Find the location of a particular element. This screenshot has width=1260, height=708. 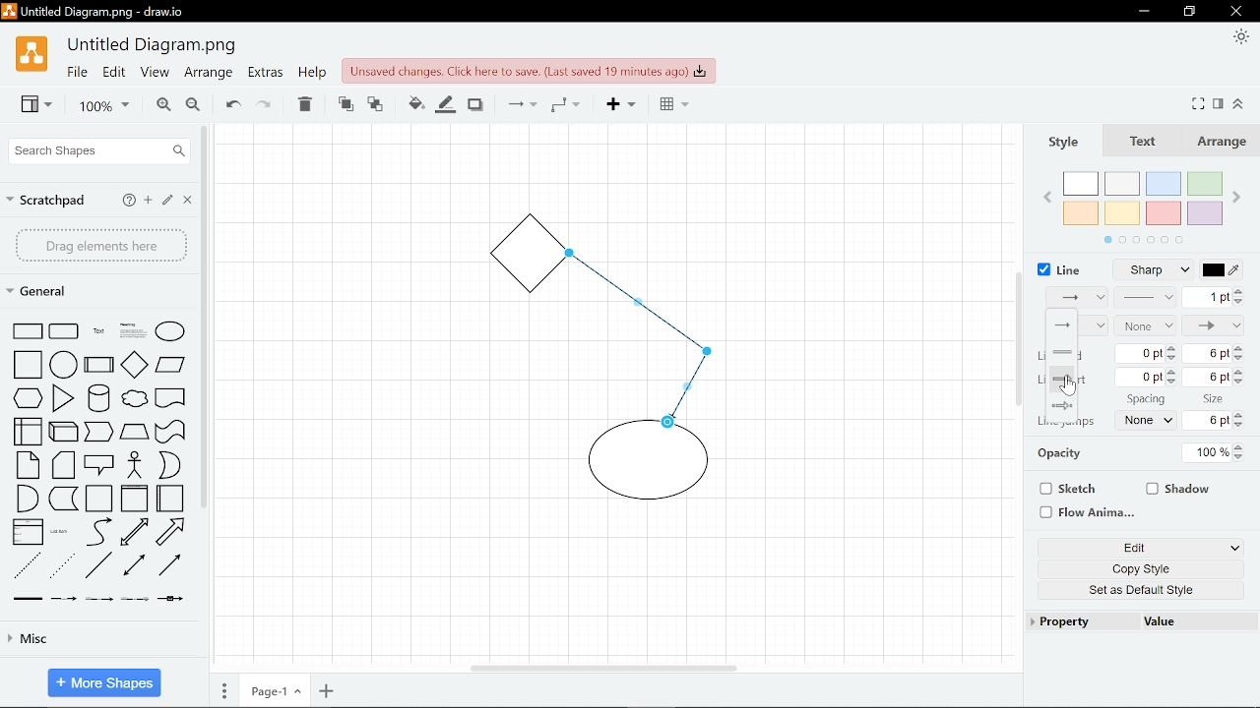

Sharp is located at coordinates (1158, 270).